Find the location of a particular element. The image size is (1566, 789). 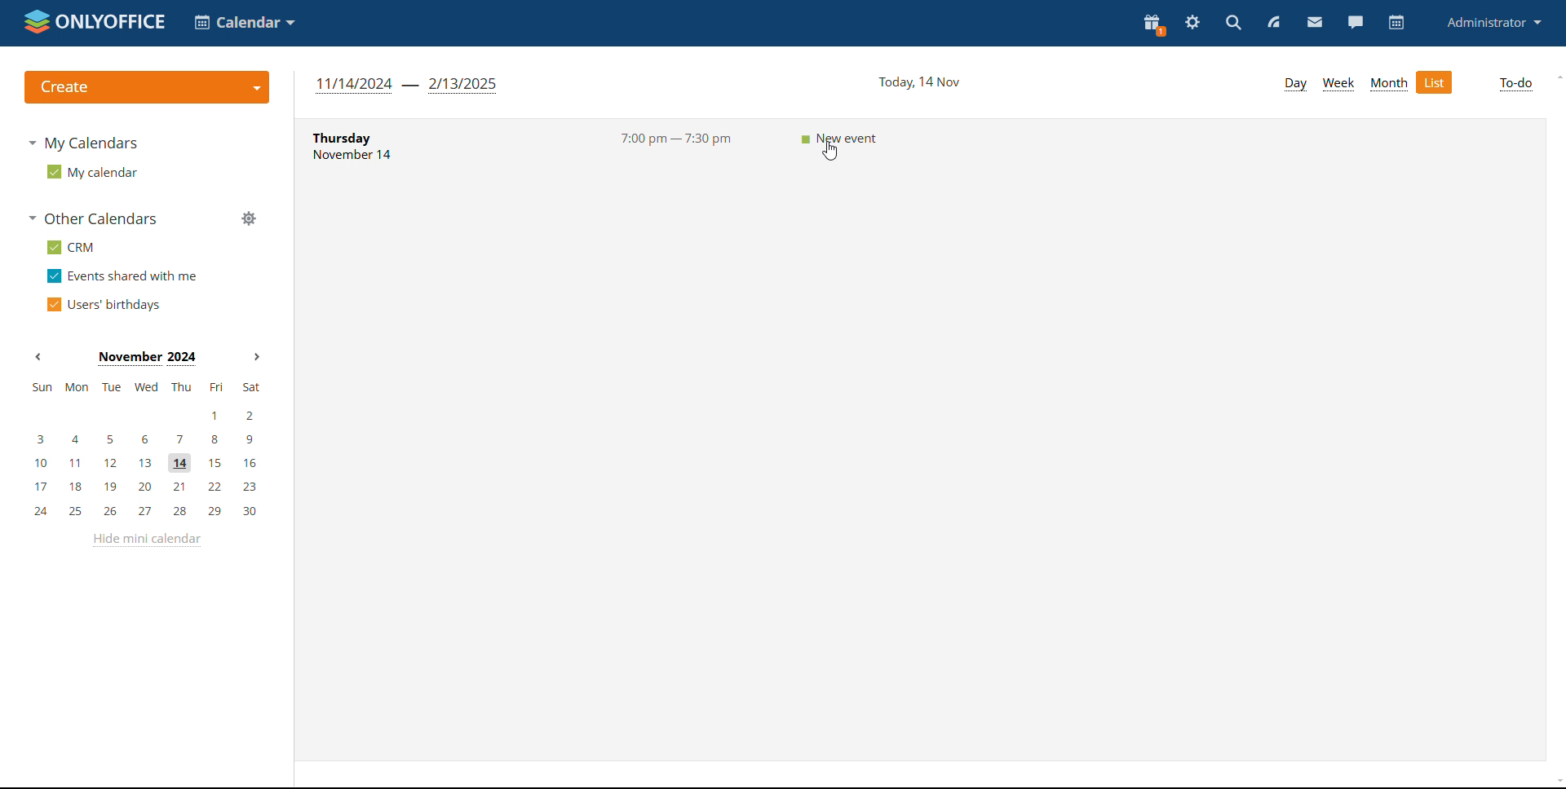

manage is located at coordinates (249, 220).